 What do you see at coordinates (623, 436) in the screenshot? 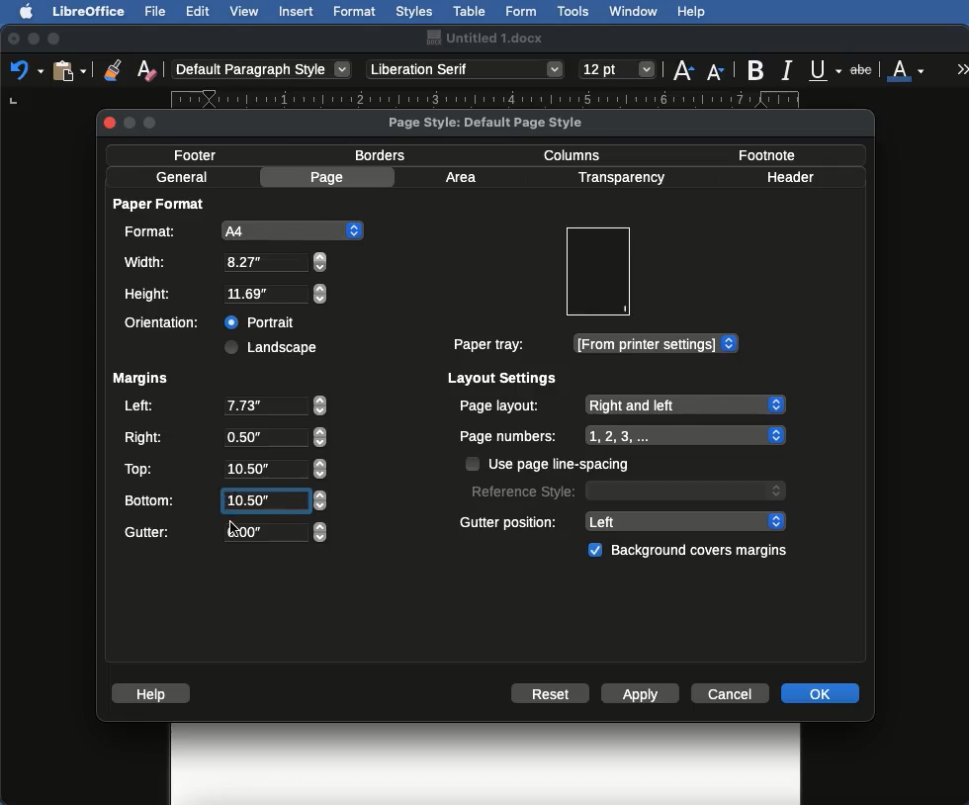
I see `Page numbers` at bounding box center [623, 436].